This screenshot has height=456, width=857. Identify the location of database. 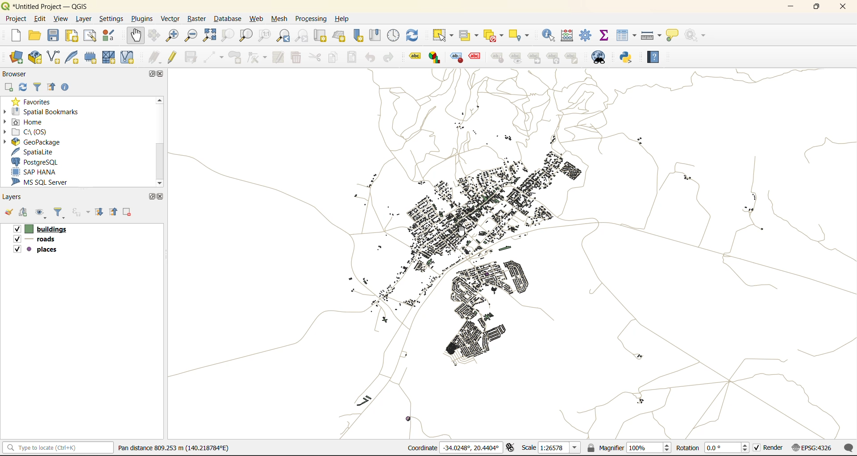
(227, 17).